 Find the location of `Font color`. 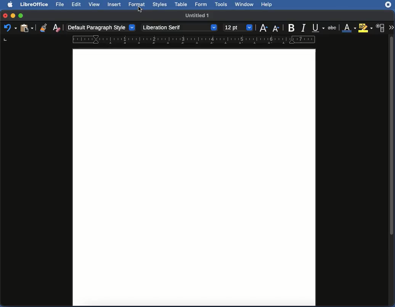

Font color is located at coordinates (348, 27).